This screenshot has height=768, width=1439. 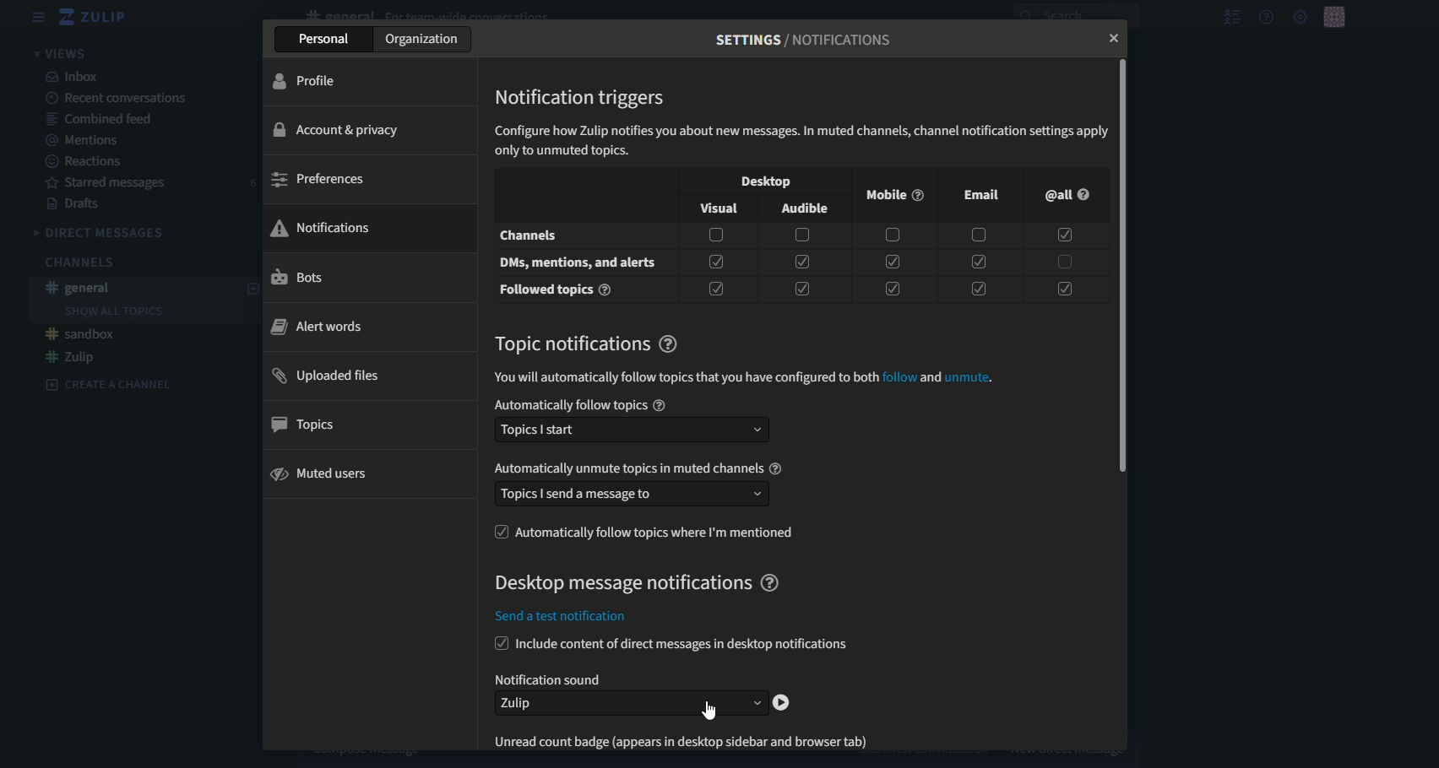 What do you see at coordinates (39, 17) in the screenshot?
I see `menu` at bounding box center [39, 17].